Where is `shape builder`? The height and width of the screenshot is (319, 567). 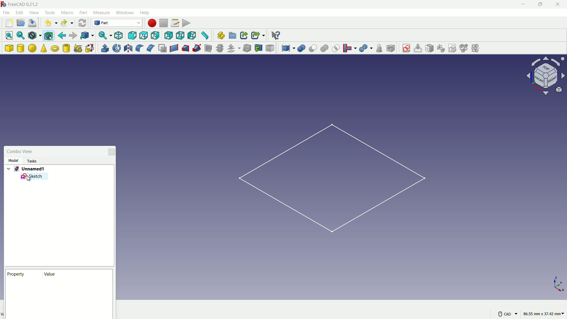 shape builder is located at coordinates (90, 48).